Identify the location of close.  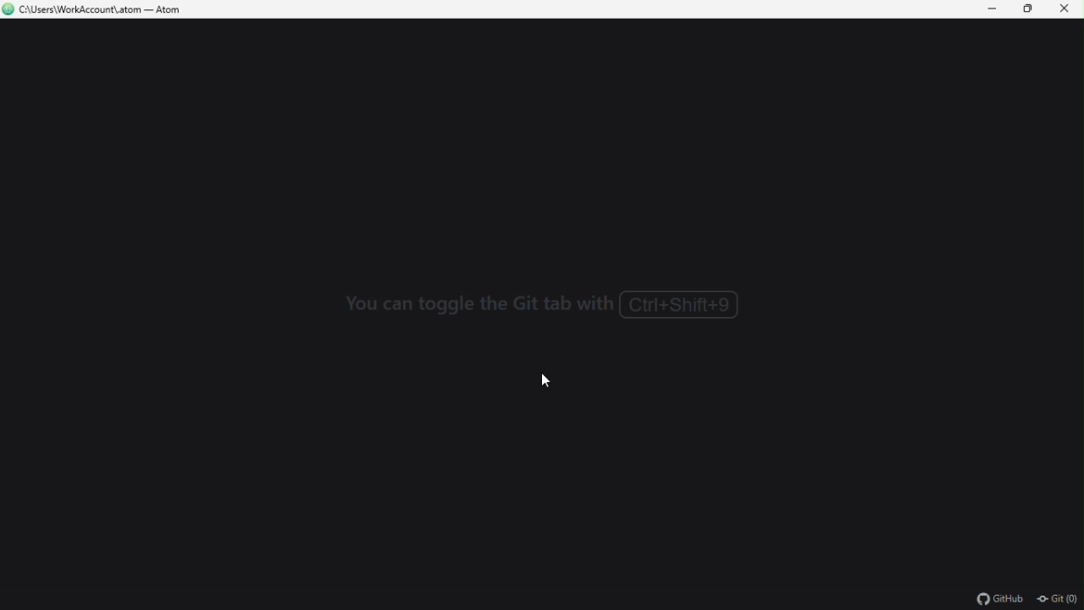
(1067, 10).